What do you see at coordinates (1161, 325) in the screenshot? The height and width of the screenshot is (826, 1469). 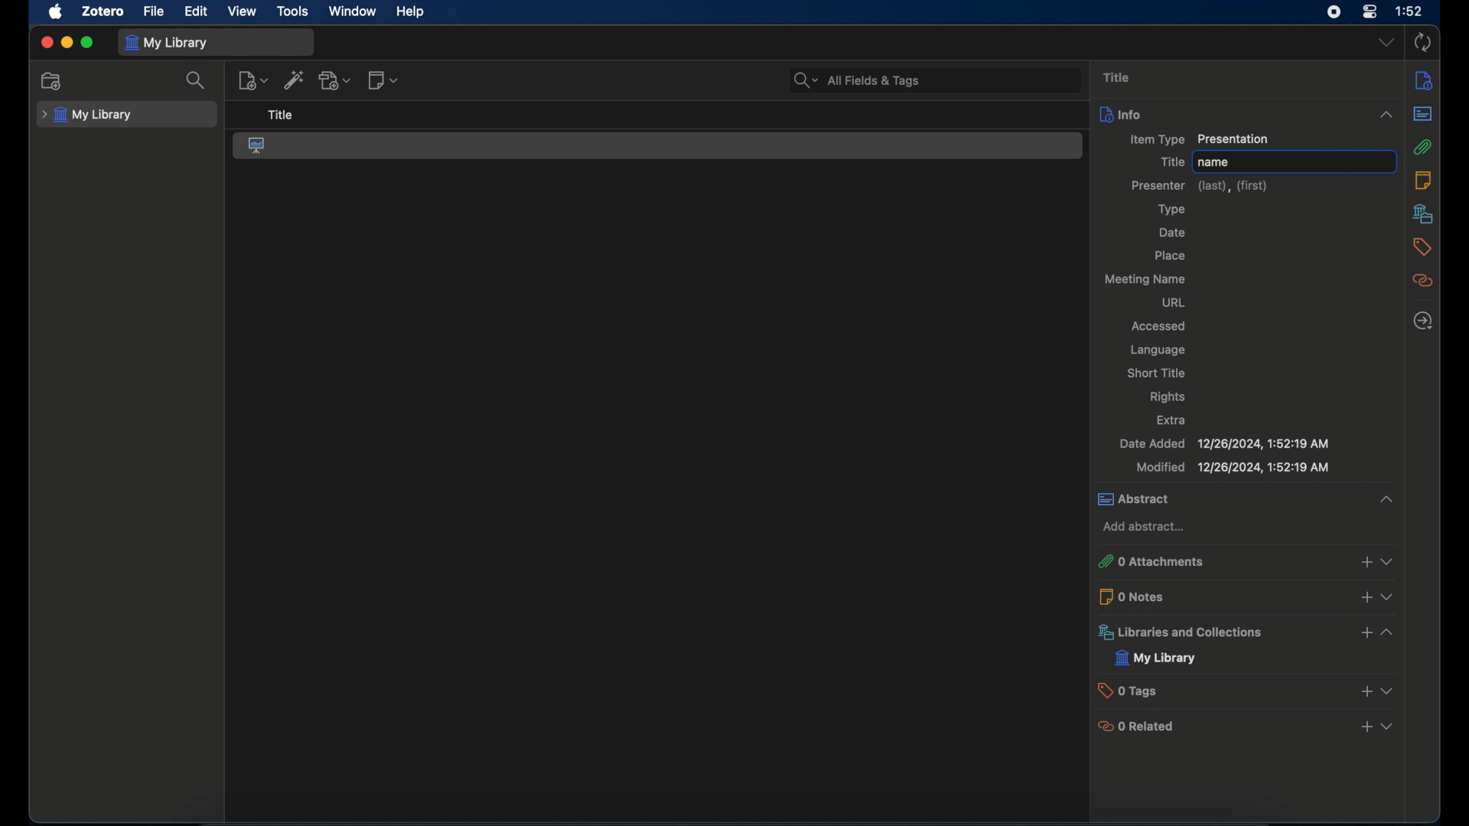 I see `accessed` at bounding box center [1161, 325].